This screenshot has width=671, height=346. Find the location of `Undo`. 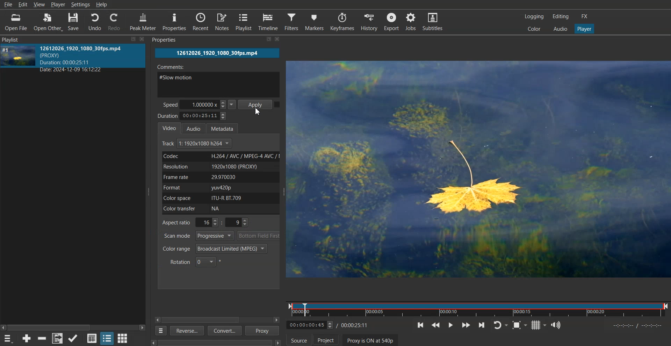

Undo is located at coordinates (94, 21).